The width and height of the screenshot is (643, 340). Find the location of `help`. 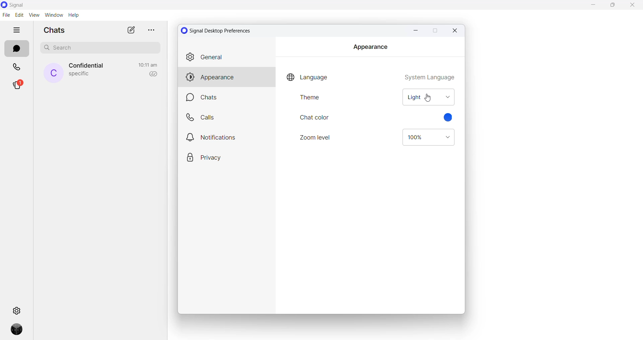

help is located at coordinates (73, 15).